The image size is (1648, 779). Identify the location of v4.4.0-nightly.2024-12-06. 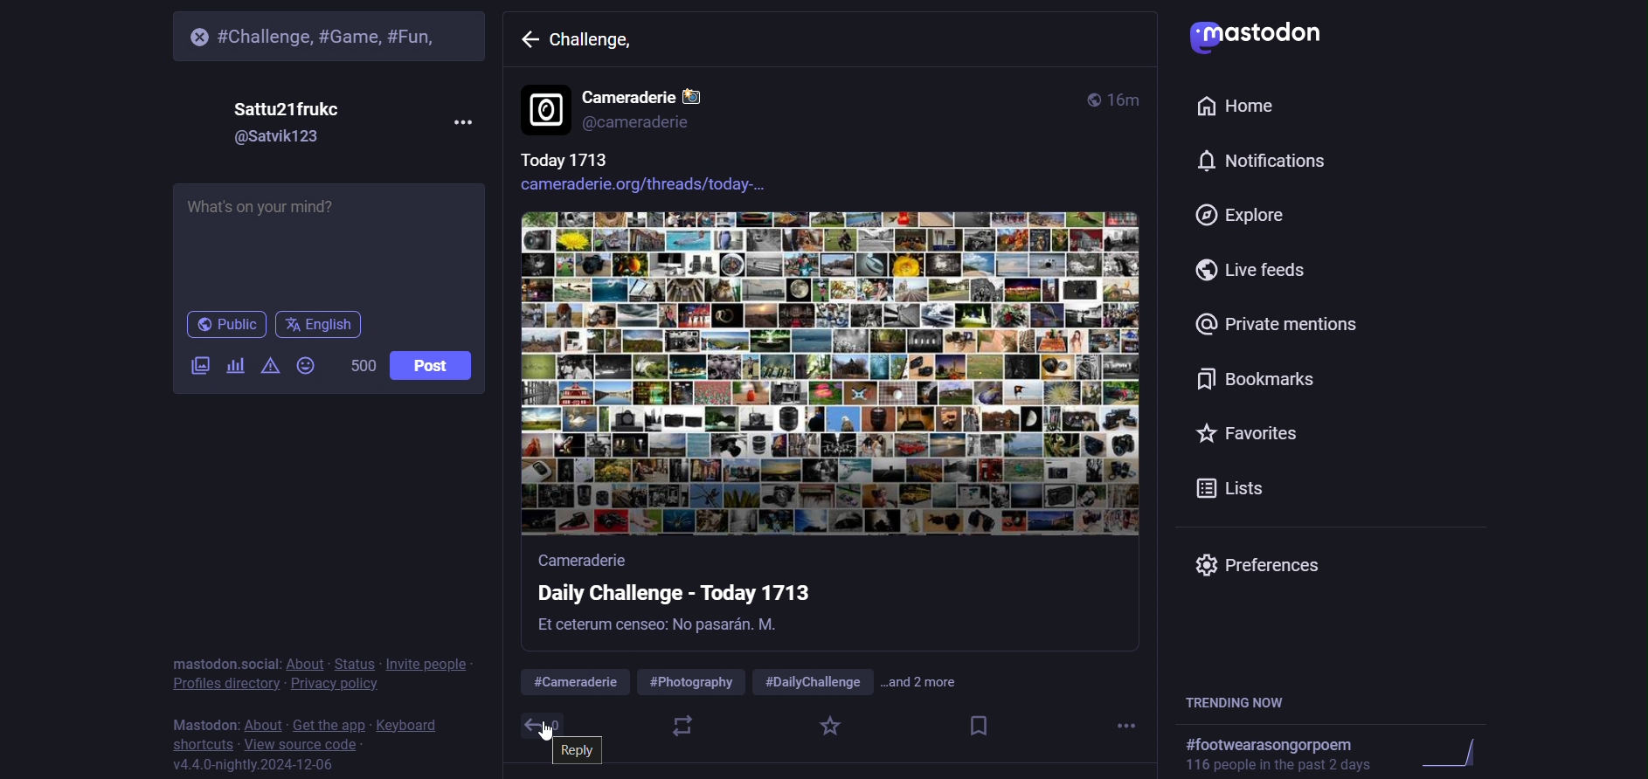
(274, 765).